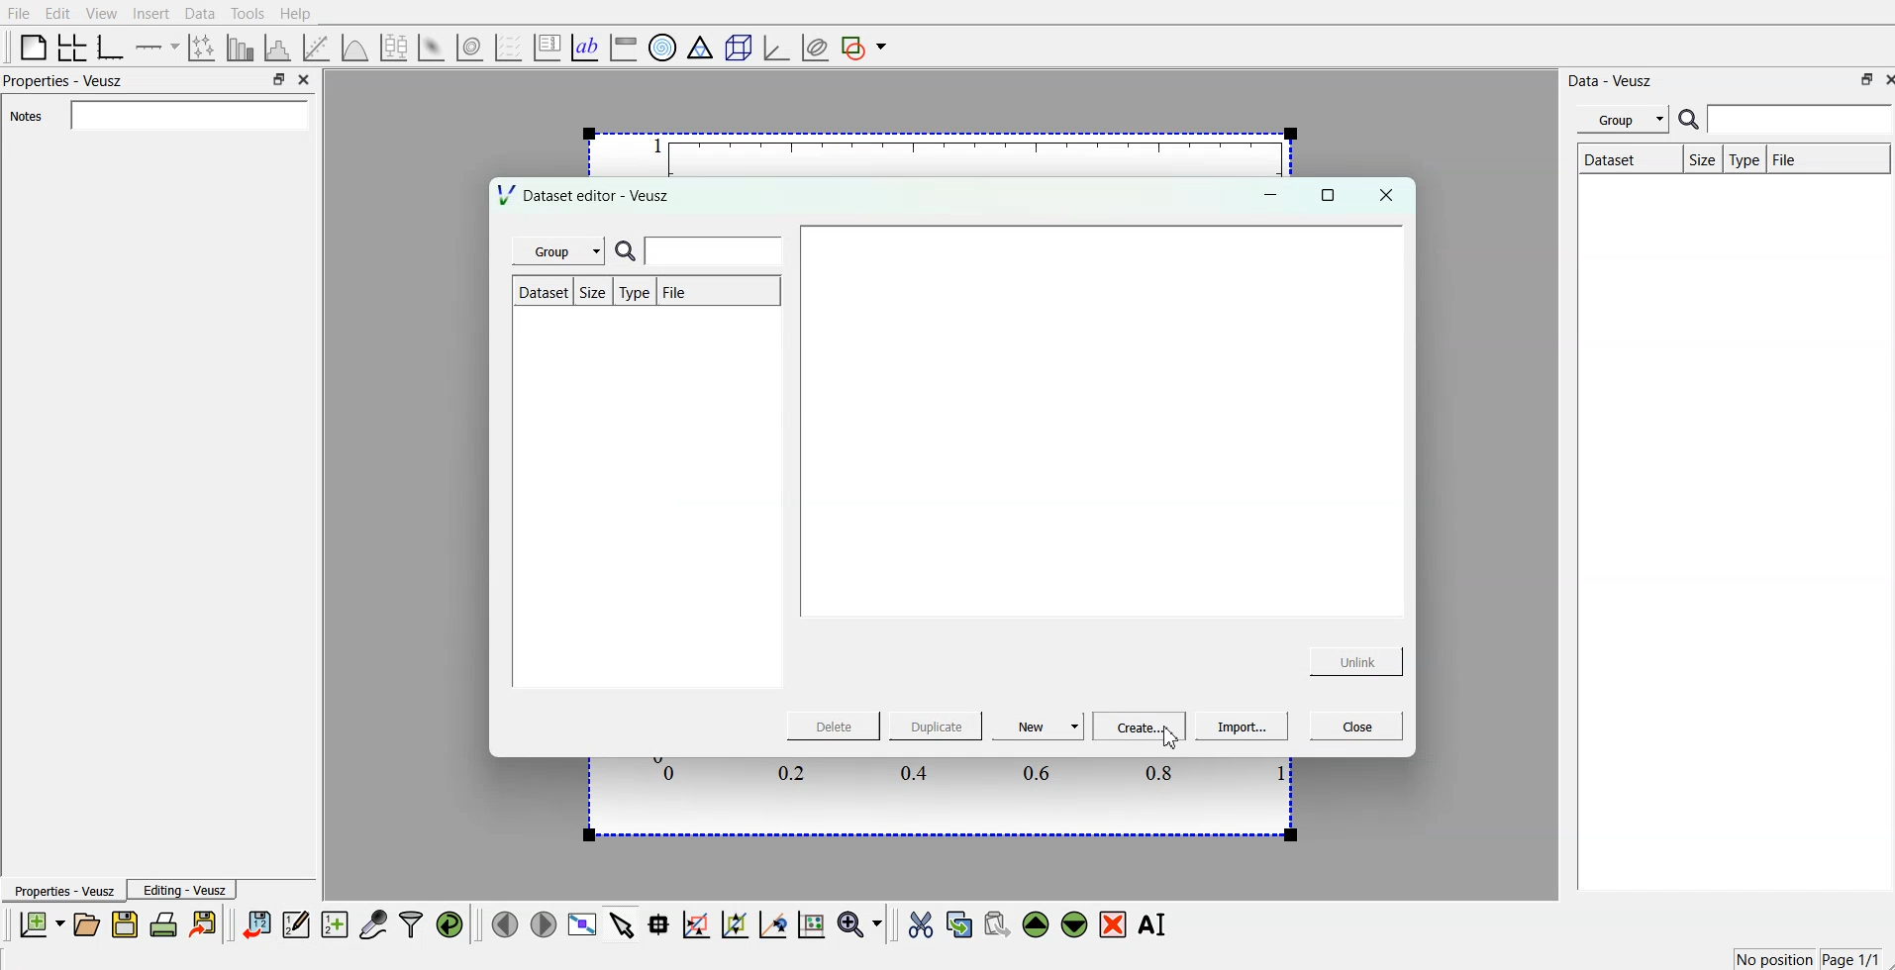 Image resolution: width=1895 pixels, height=970 pixels. I want to click on Unlink, so click(1357, 662).